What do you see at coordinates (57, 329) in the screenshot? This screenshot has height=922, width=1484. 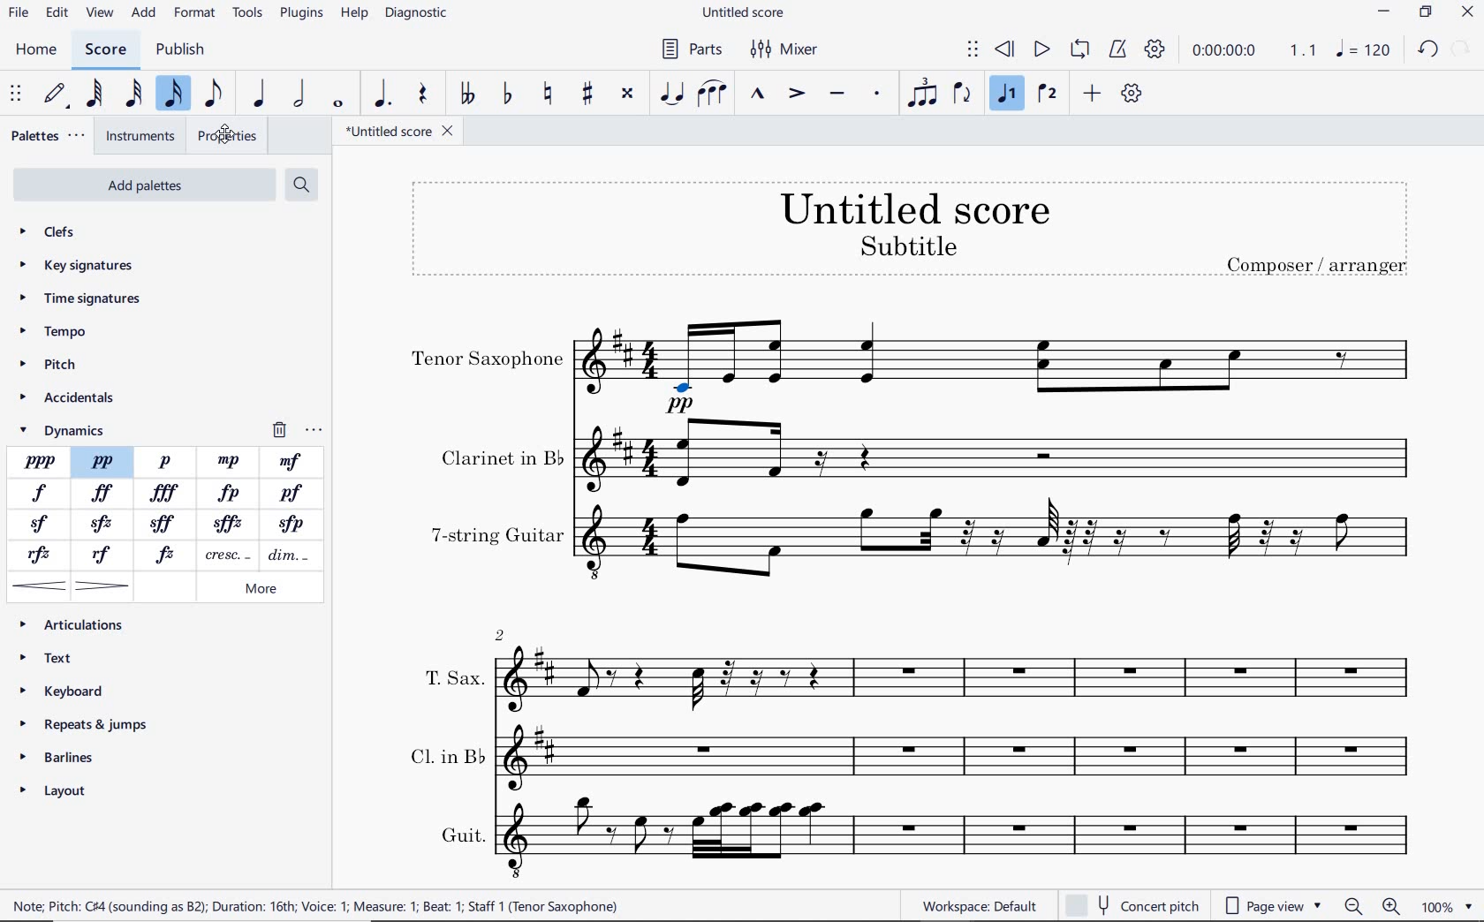 I see `tempo` at bounding box center [57, 329].